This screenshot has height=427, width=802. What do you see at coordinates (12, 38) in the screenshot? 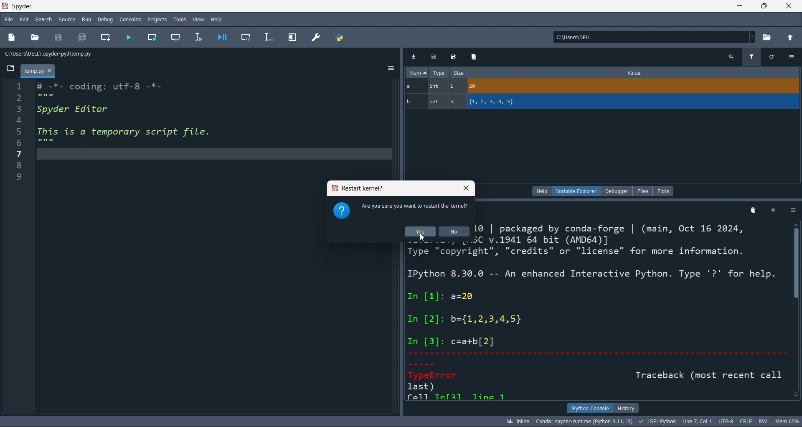
I see `new file` at bounding box center [12, 38].